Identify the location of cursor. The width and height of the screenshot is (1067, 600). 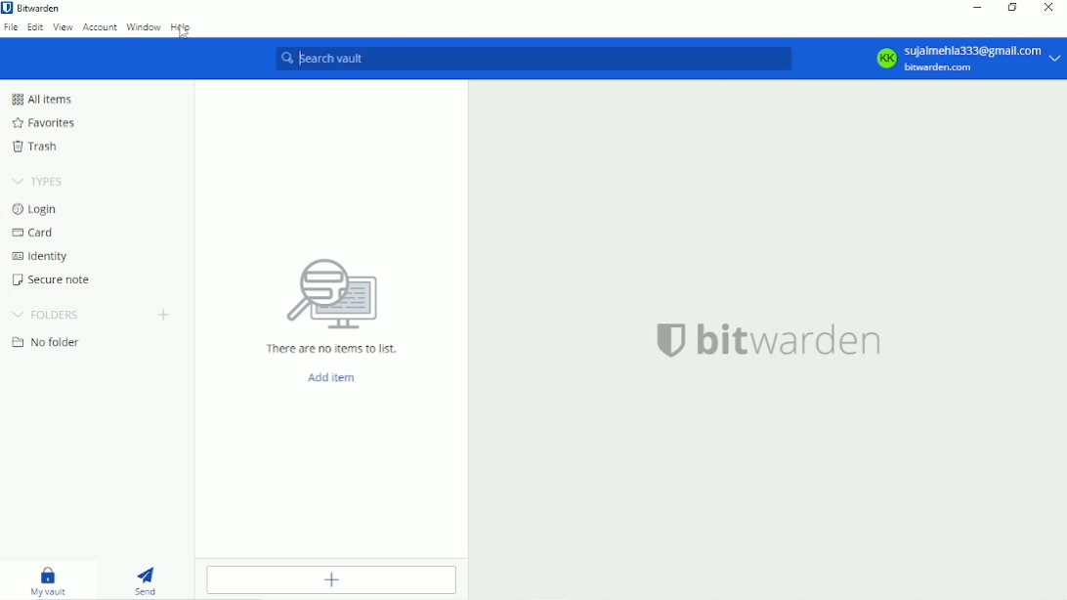
(185, 35).